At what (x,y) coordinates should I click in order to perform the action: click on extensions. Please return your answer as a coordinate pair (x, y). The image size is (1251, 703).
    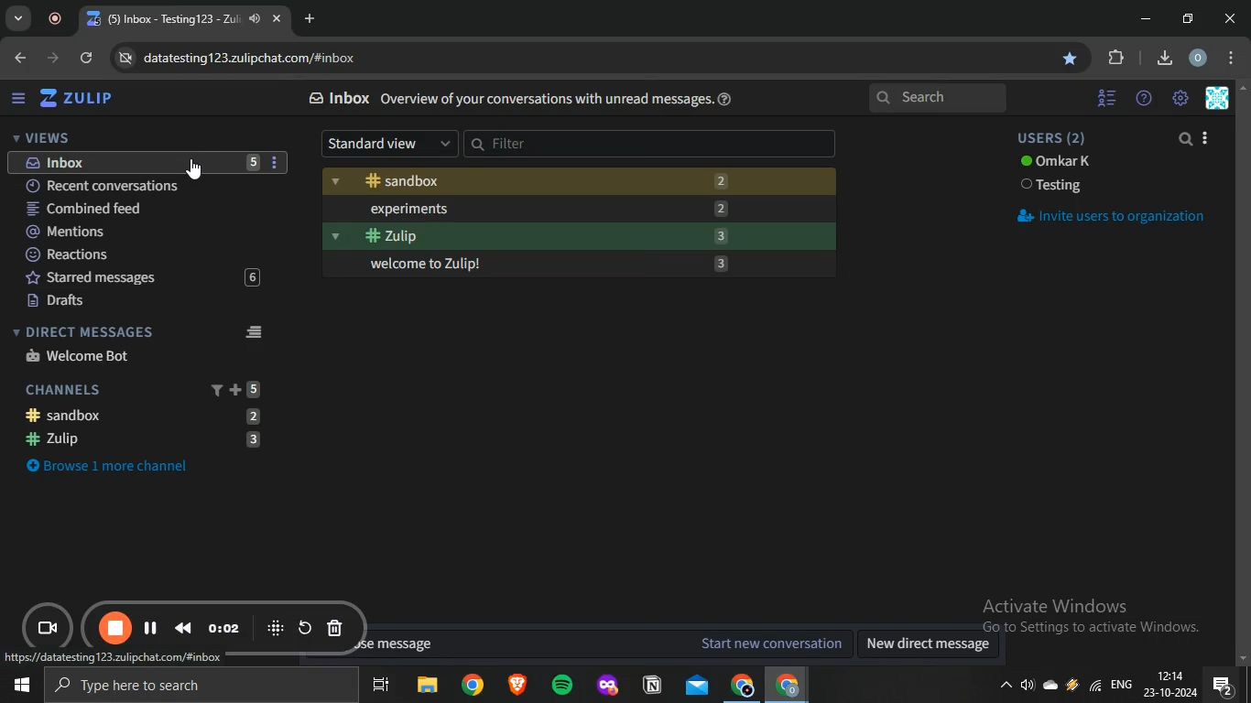
    Looking at the image, I should click on (1117, 58).